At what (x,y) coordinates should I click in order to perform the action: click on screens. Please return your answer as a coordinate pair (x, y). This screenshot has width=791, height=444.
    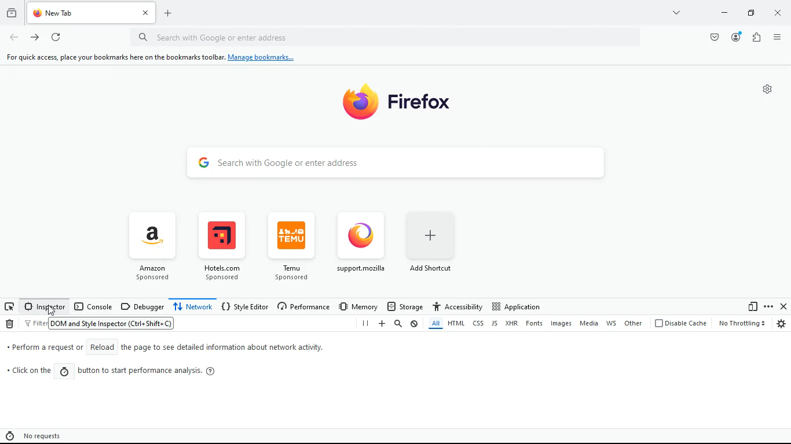
    Looking at the image, I should click on (752, 307).